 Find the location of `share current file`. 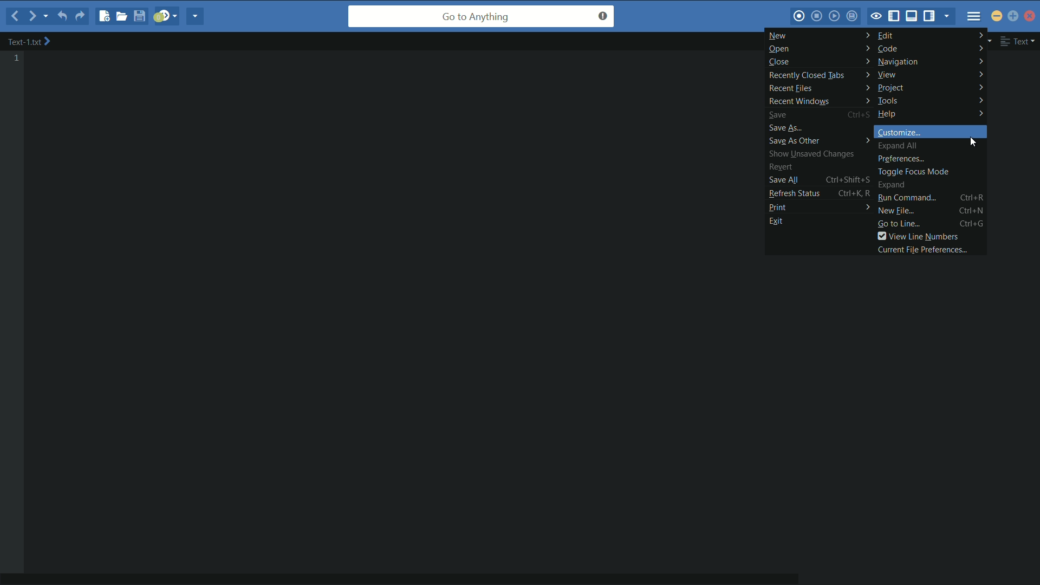

share current file is located at coordinates (194, 16).